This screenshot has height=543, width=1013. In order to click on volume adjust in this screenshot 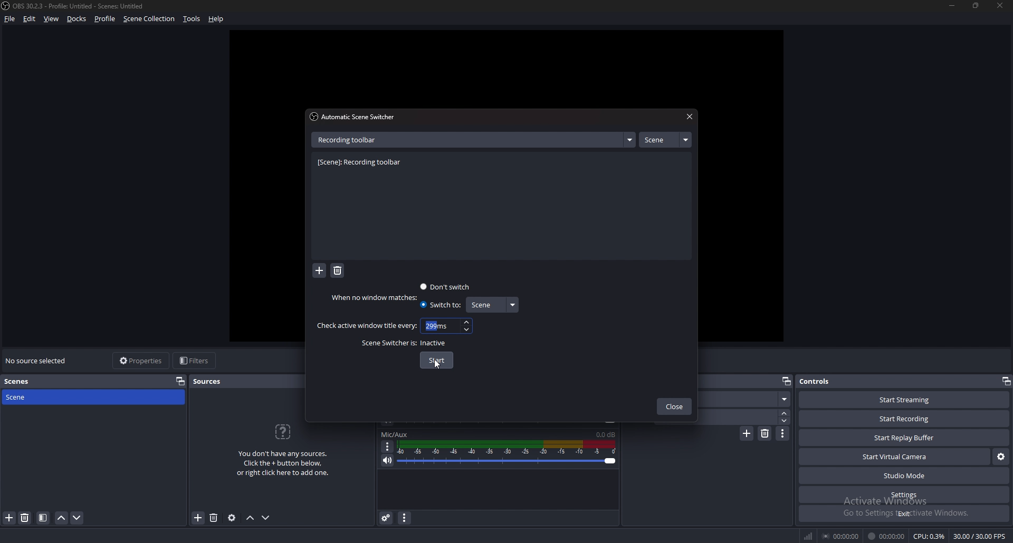, I will do `click(506, 454)`.